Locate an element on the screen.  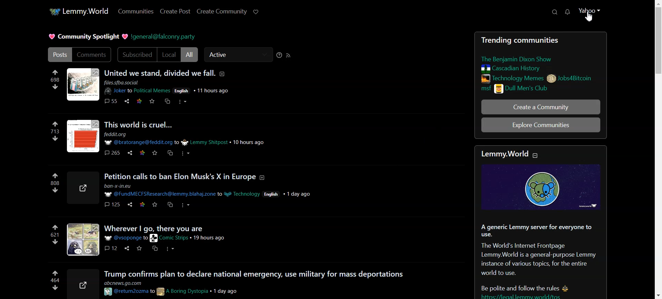
11 hours ago is located at coordinates (212, 90).